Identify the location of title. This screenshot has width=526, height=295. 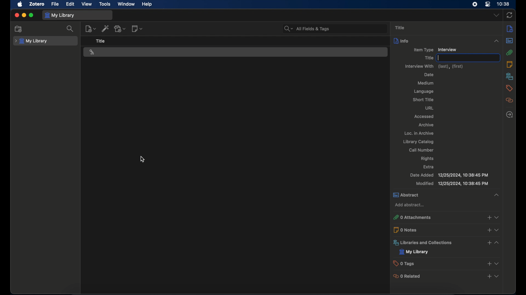
(429, 58).